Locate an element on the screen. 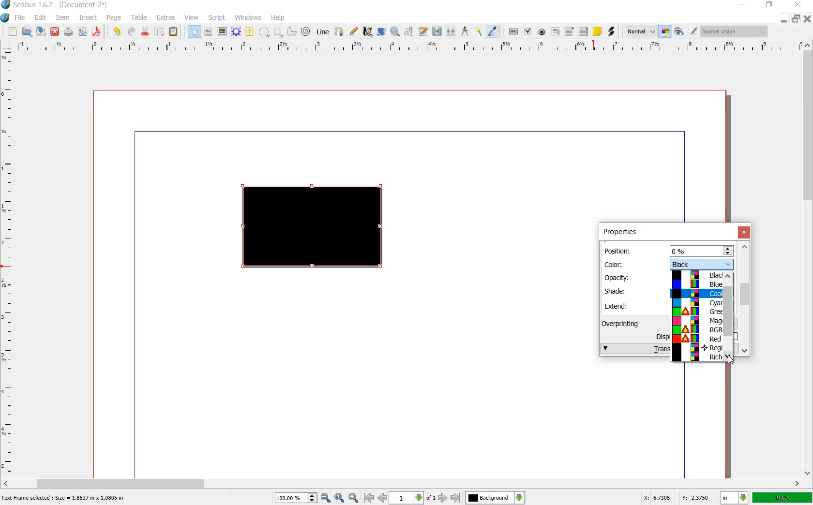 This screenshot has width=813, height=505. shape is located at coordinates (264, 32).